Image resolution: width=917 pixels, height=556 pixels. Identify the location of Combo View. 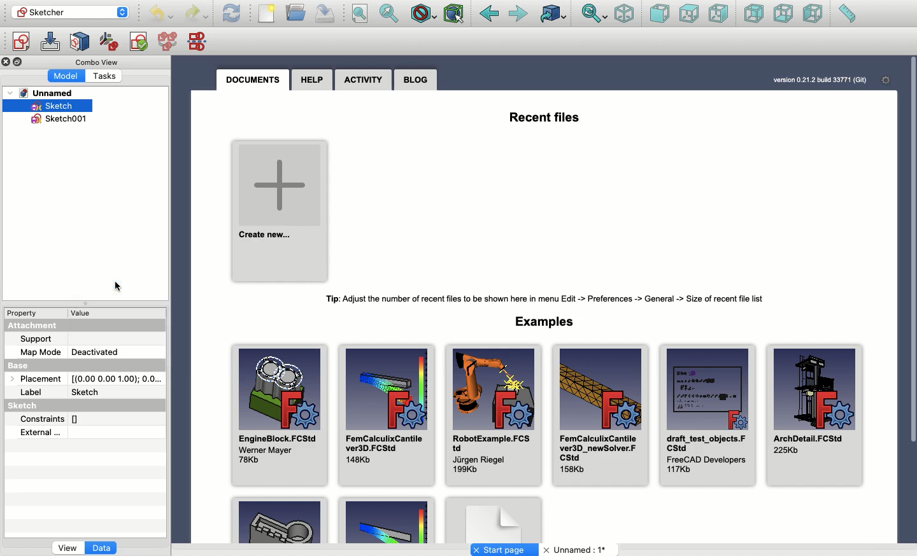
(97, 62).